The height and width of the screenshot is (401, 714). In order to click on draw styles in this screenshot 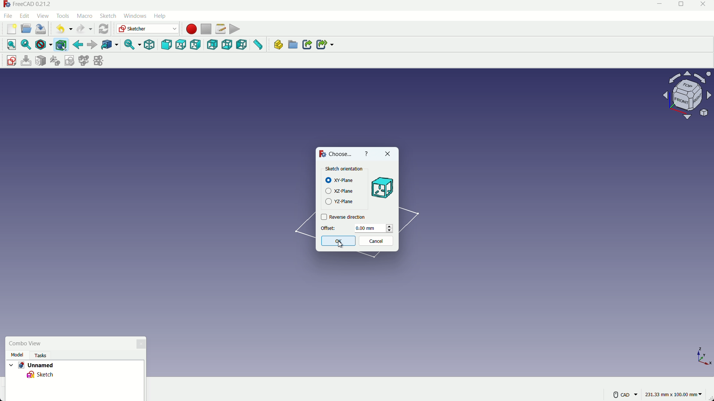, I will do `click(40, 45)`.